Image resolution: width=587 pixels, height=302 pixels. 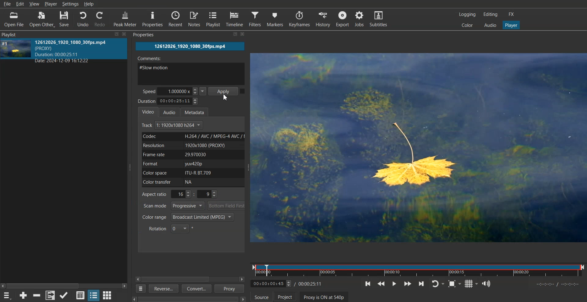 I want to click on Filters, so click(x=255, y=19).